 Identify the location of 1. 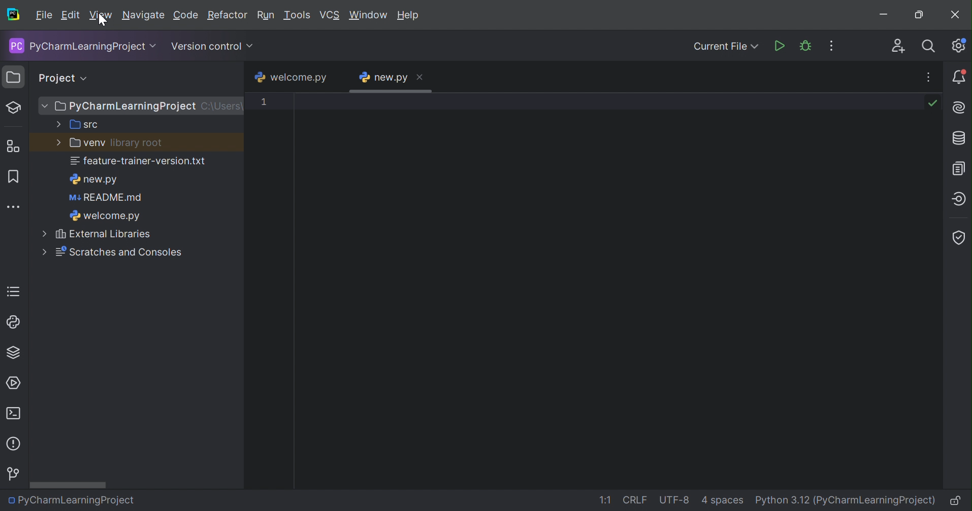
(264, 101).